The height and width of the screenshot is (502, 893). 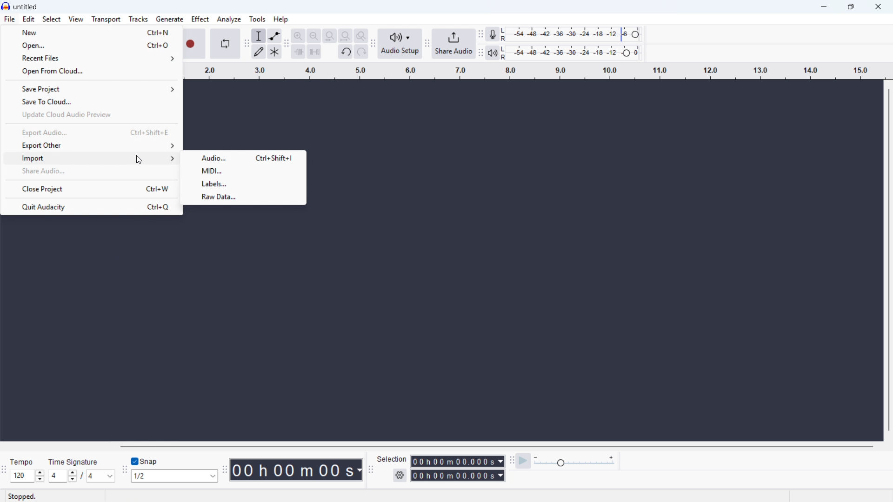 What do you see at coordinates (370, 469) in the screenshot?
I see `Selection toolbar ` at bounding box center [370, 469].